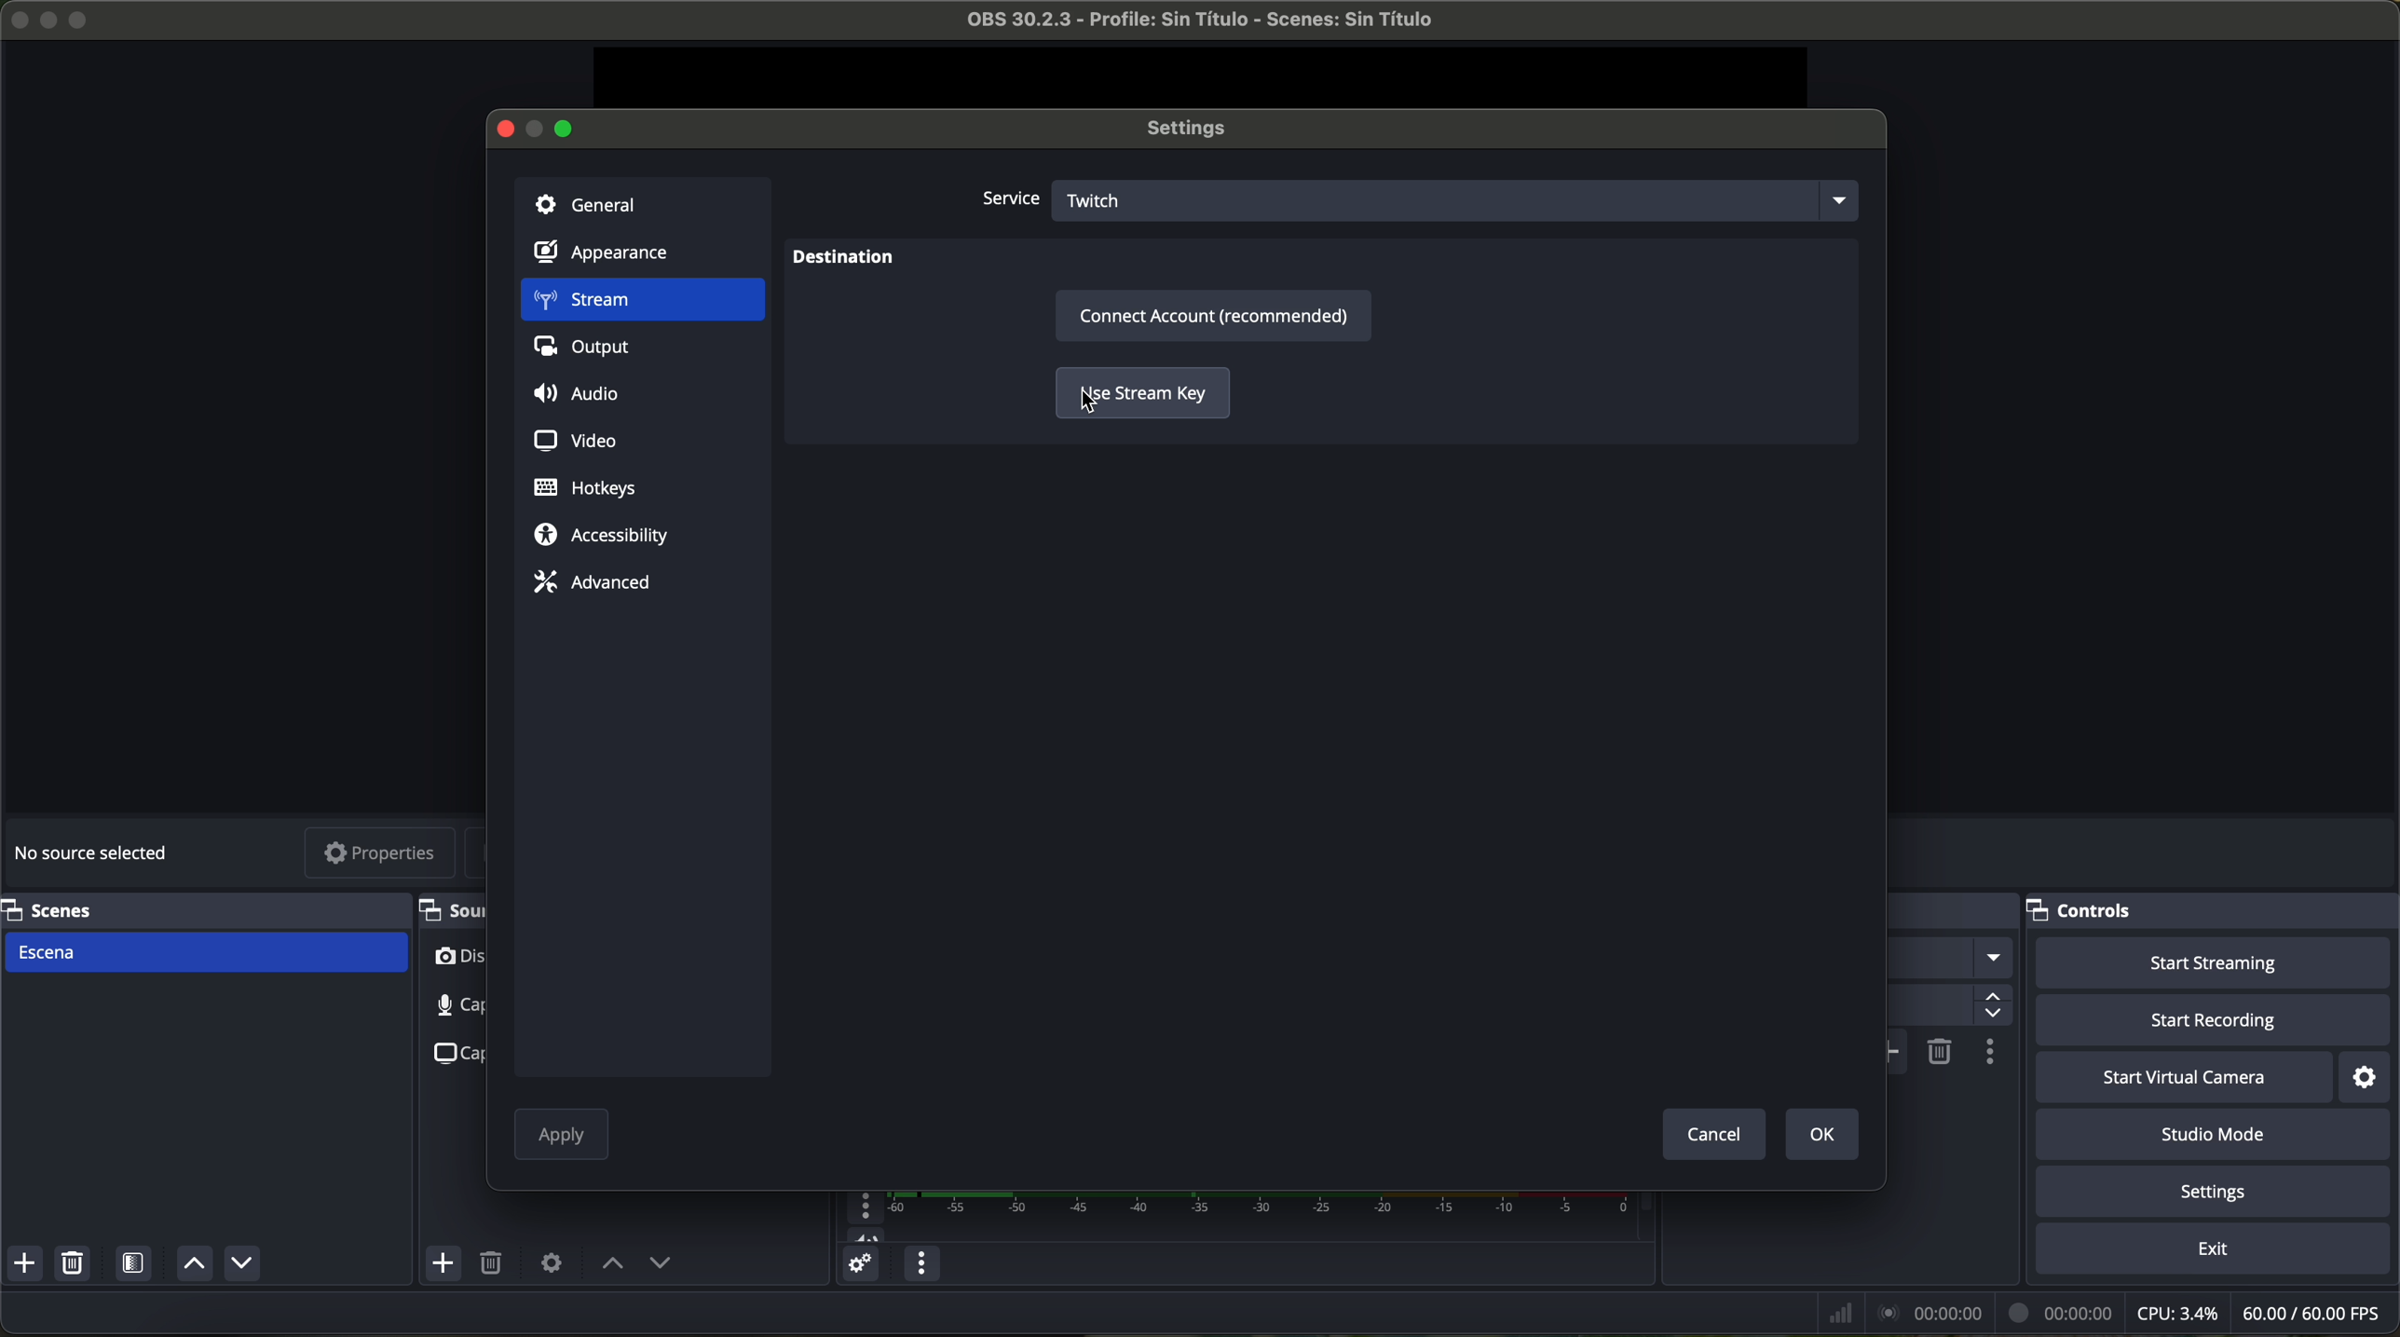  What do you see at coordinates (1898, 1052) in the screenshot?
I see `add configurable transition` at bounding box center [1898, 1052].